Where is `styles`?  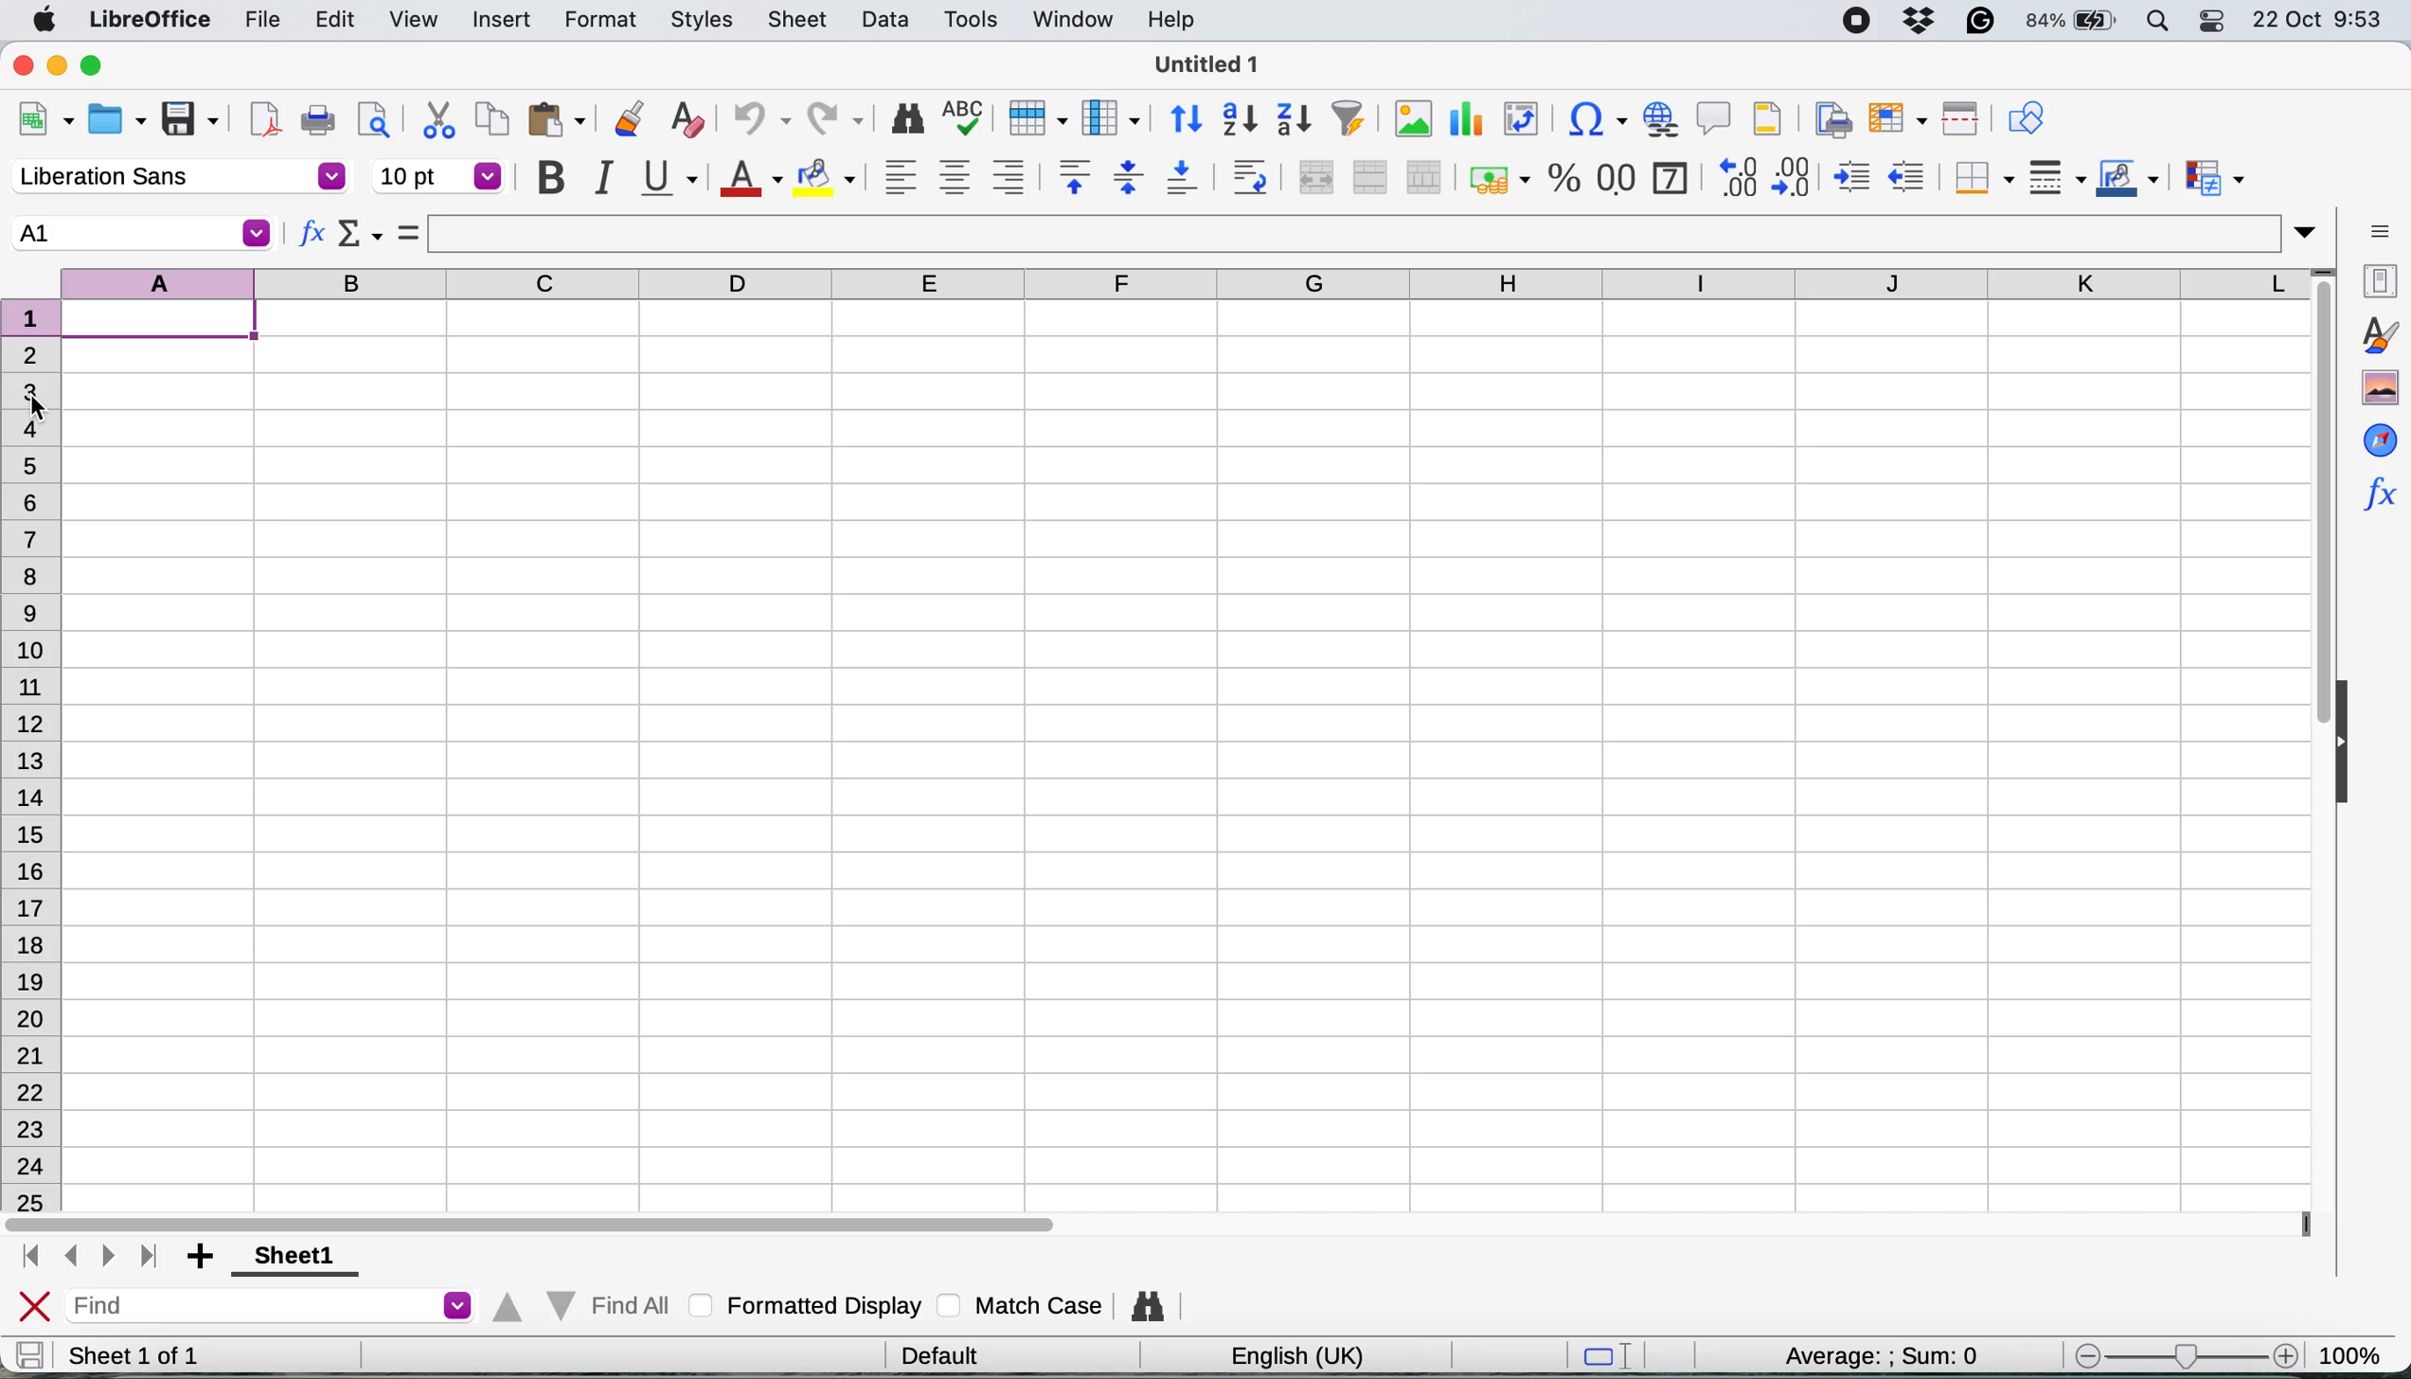
styles is located at coordinates (2378, 334).